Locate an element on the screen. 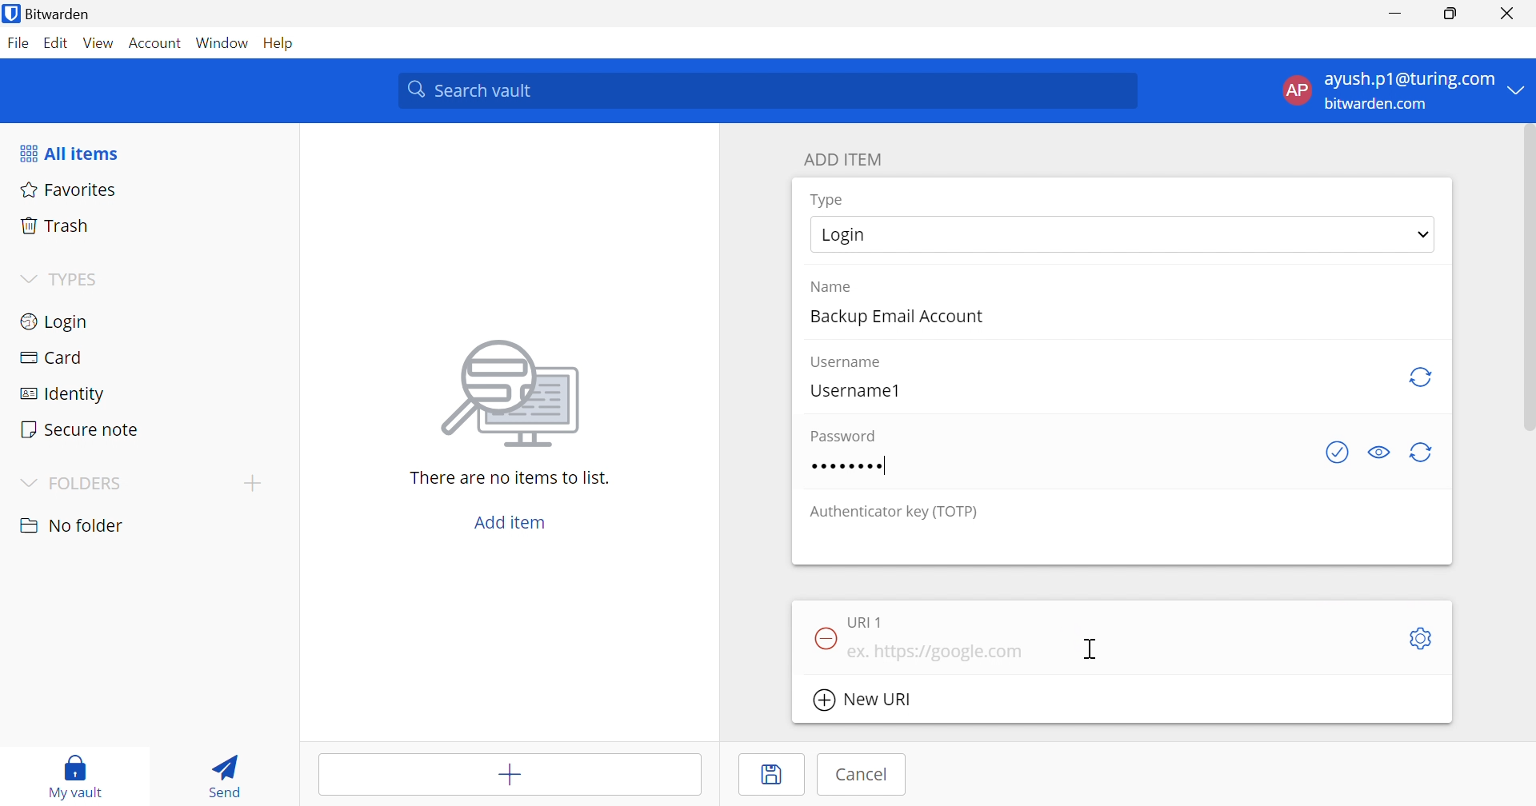 The image size is (1536, 806). Username1 is located at coordinates (855, 390).